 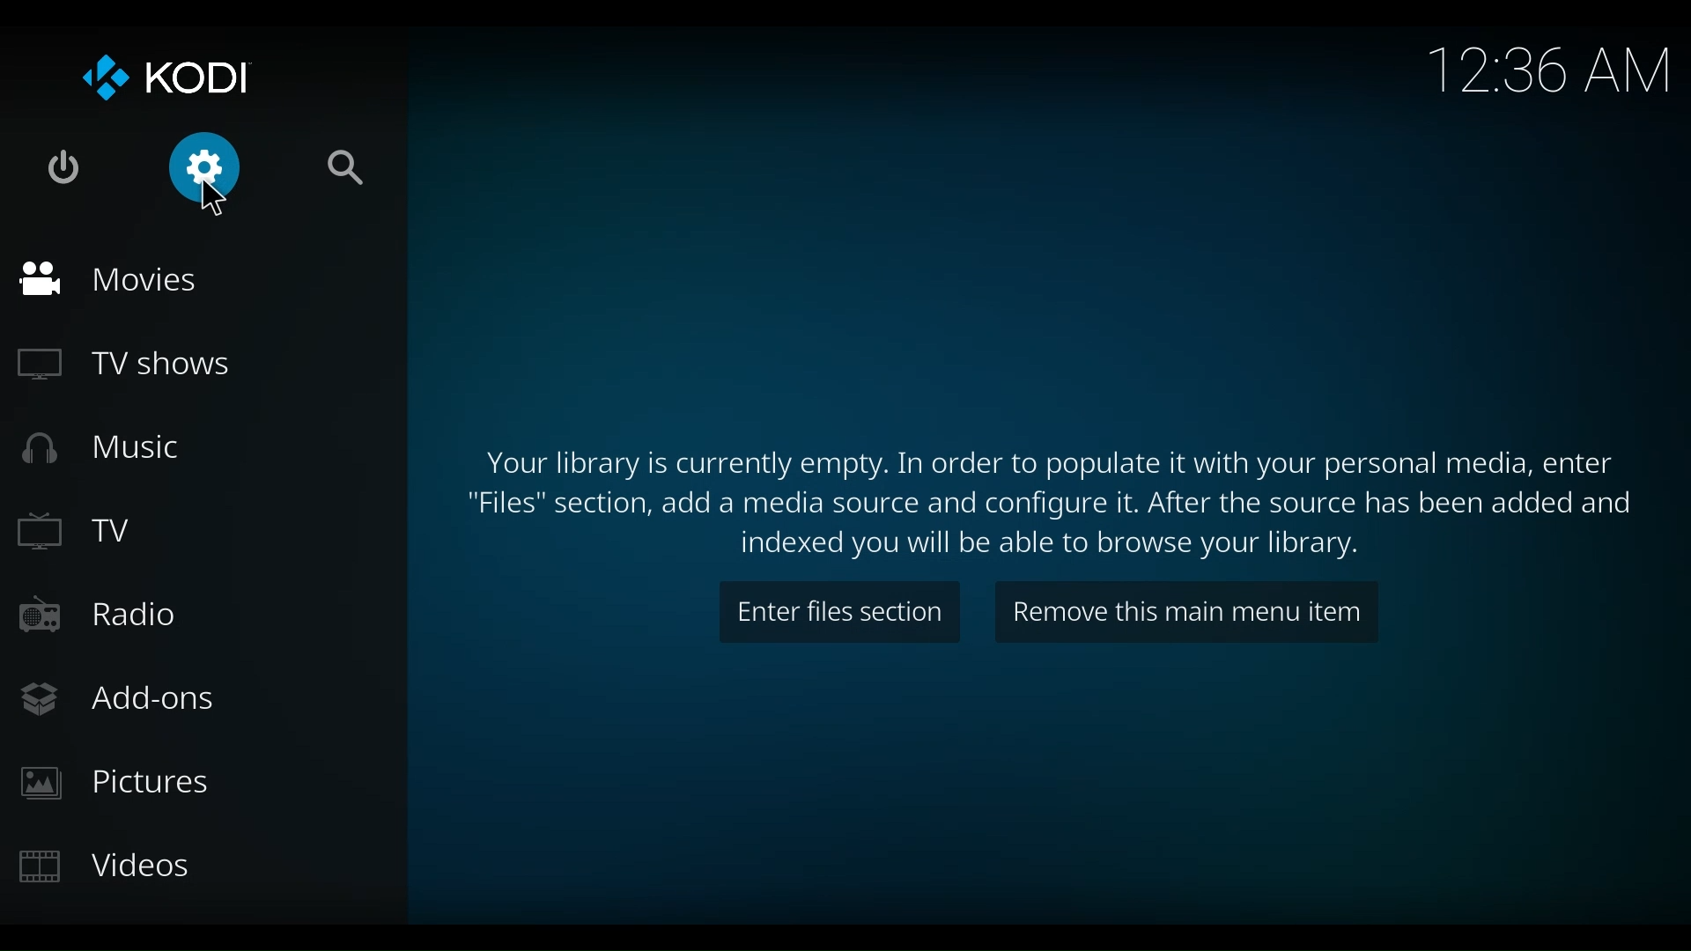 What do you see at coordinates (114, 782) in the screenshot?
I see `Pictures` at bounding box center [114, 782].